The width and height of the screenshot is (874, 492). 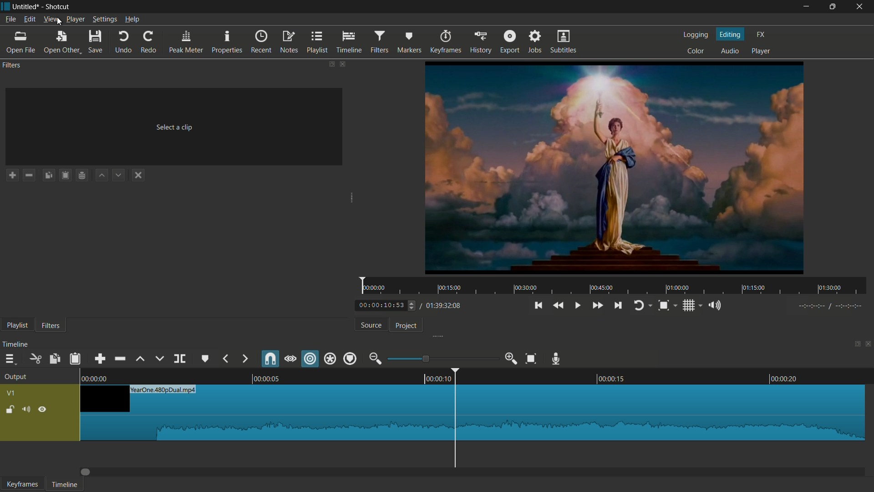 What do you see at coordinates (664, 306) in the screenshot?
I see `toggle zoom` at bounding box center [664, 306].